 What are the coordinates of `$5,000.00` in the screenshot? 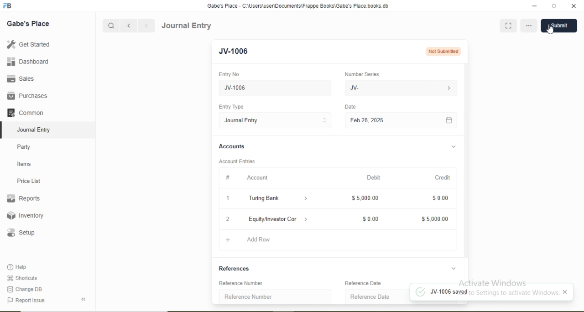 It's located at (365, 198).